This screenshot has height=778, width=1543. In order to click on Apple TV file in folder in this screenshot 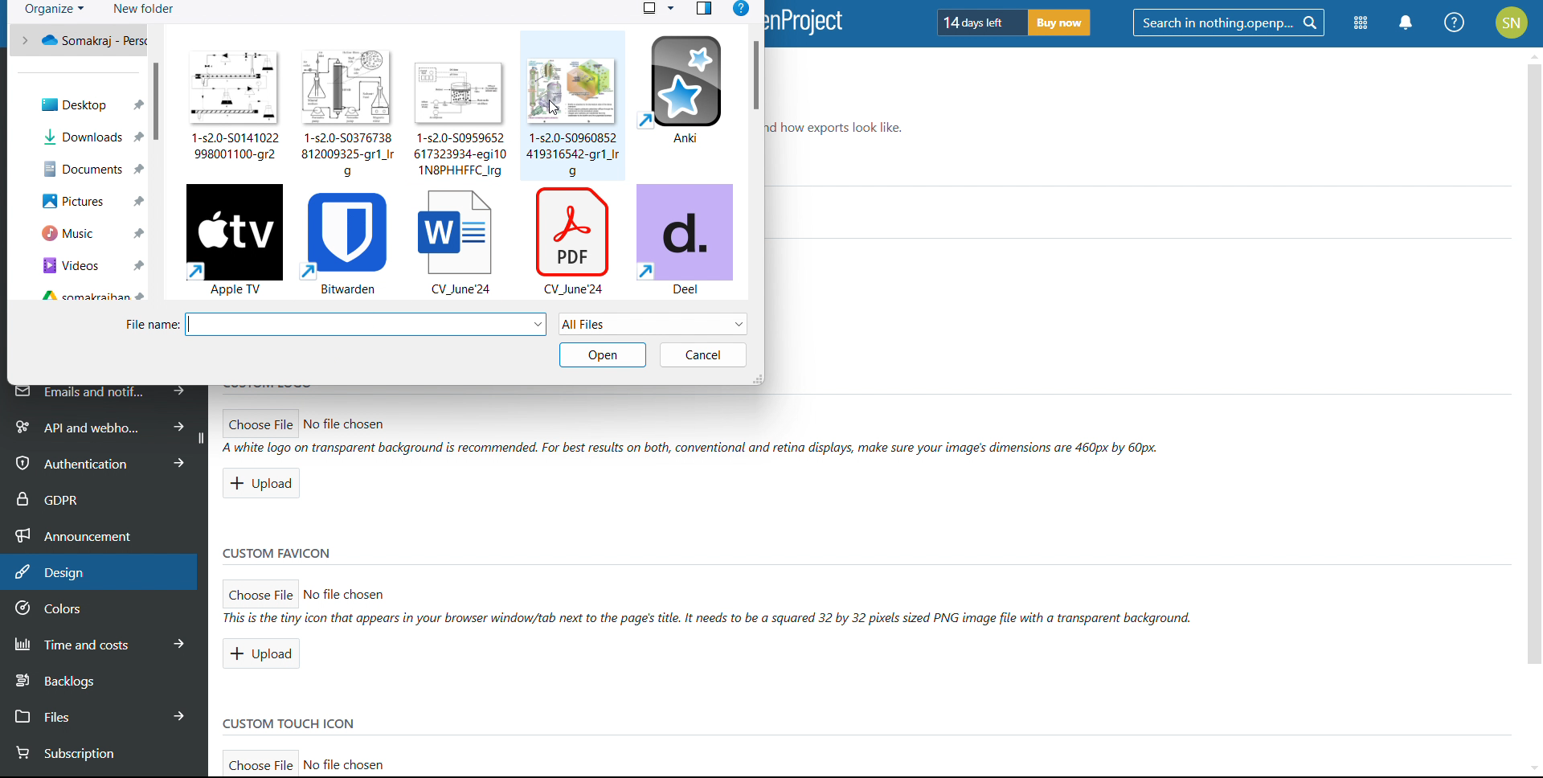, I will do `click(232, 237)`.